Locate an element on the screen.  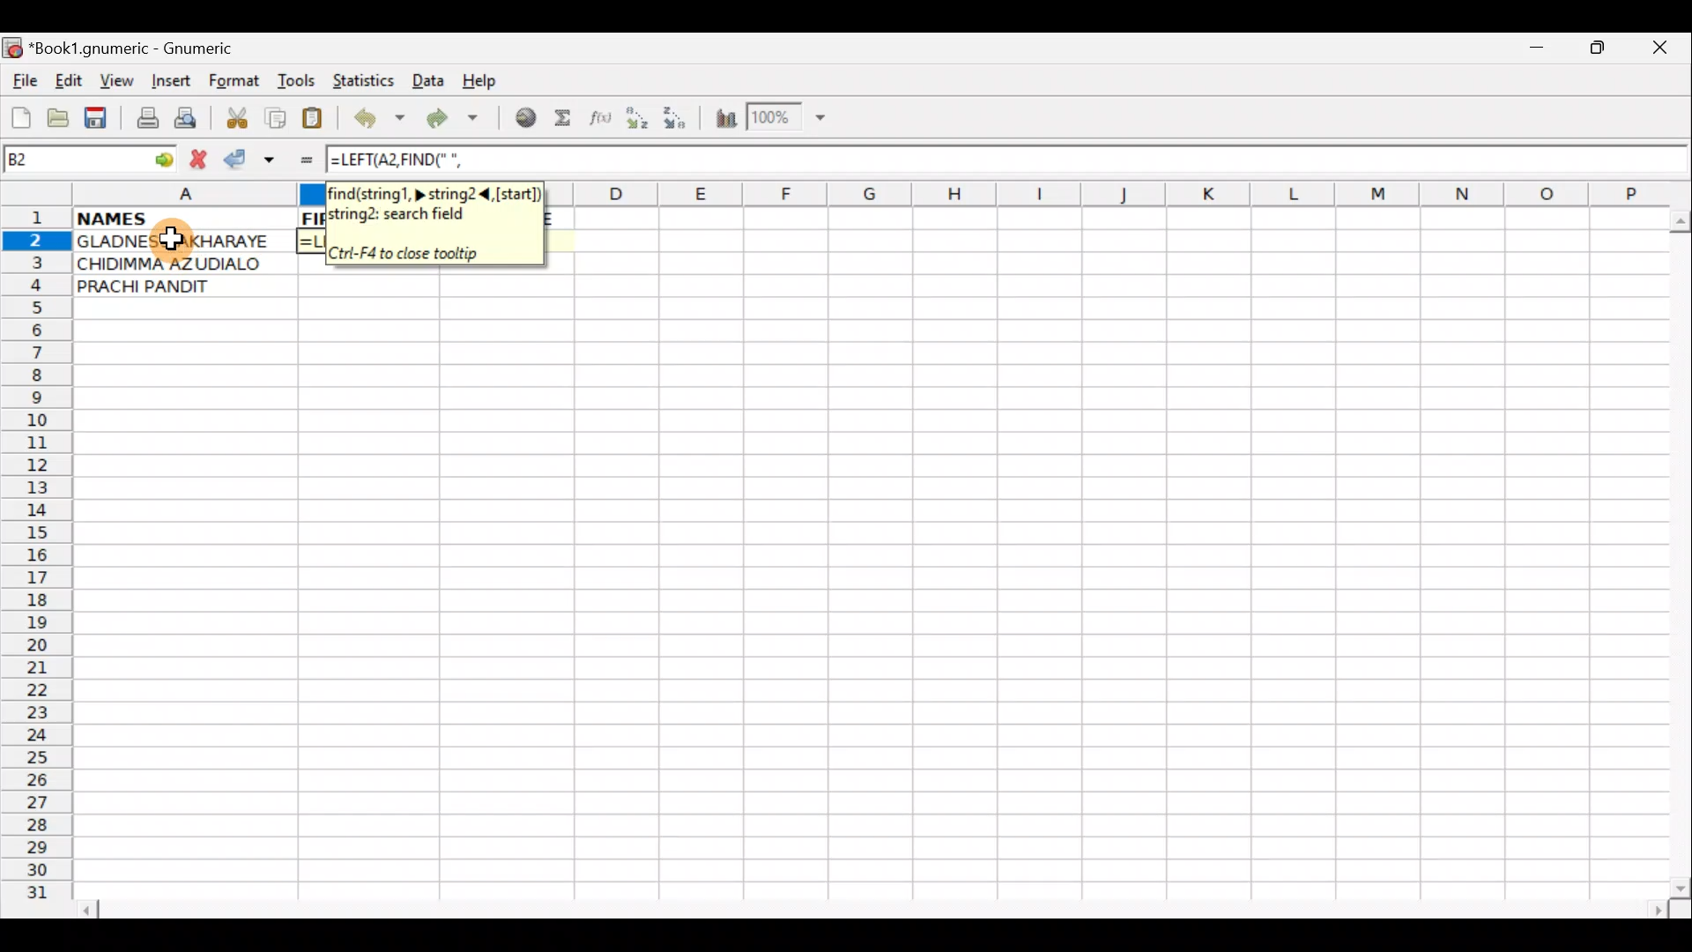
Scroll bar is located at coordinates (1676, 550).